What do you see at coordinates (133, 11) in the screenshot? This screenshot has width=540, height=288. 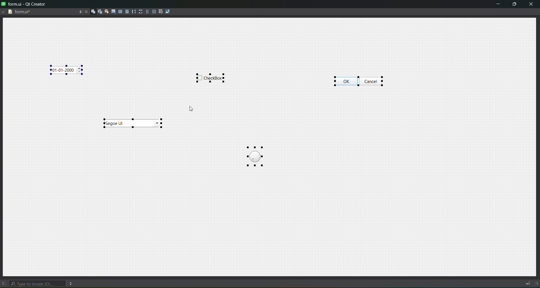 I see `layout horizontal splitter` at bounding box center [133, 11].